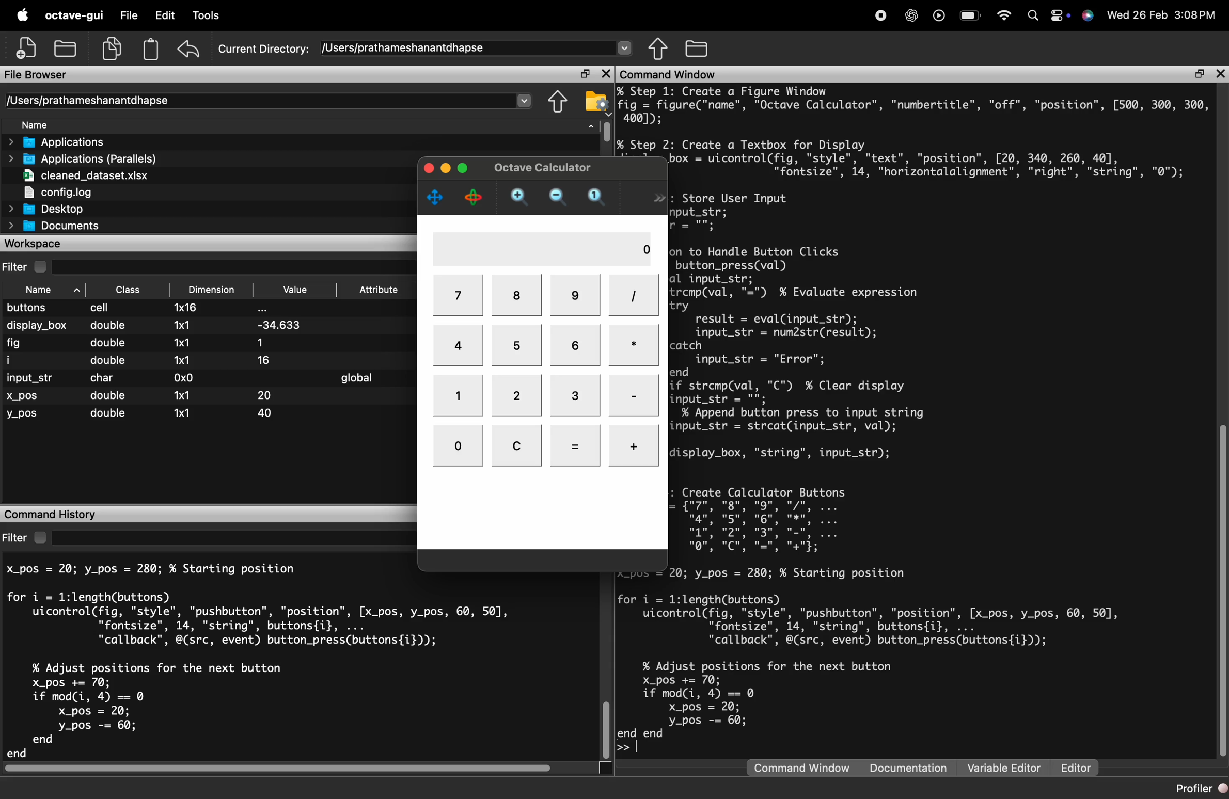 This screenshot has height=799, width=1229. What do you see at coordinates (22, 15) in the screenshot?
I see `apple` at bounding box center [22, 15].